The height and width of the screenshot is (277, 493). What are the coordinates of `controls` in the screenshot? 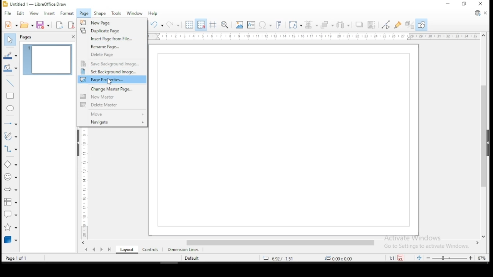 It's located at (150, 250).